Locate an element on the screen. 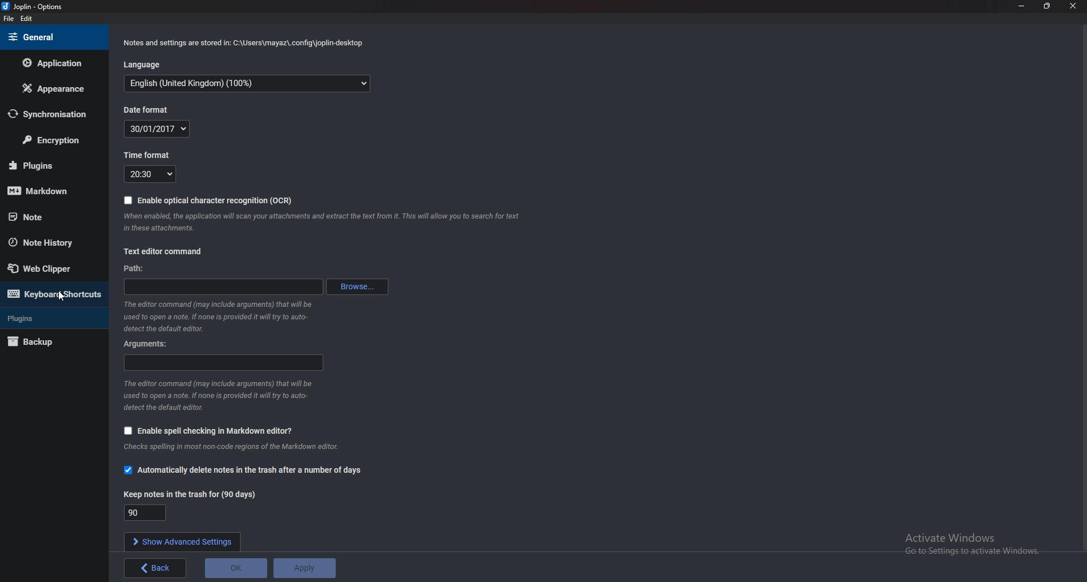  Arguments is located at coordinates (223, 362).